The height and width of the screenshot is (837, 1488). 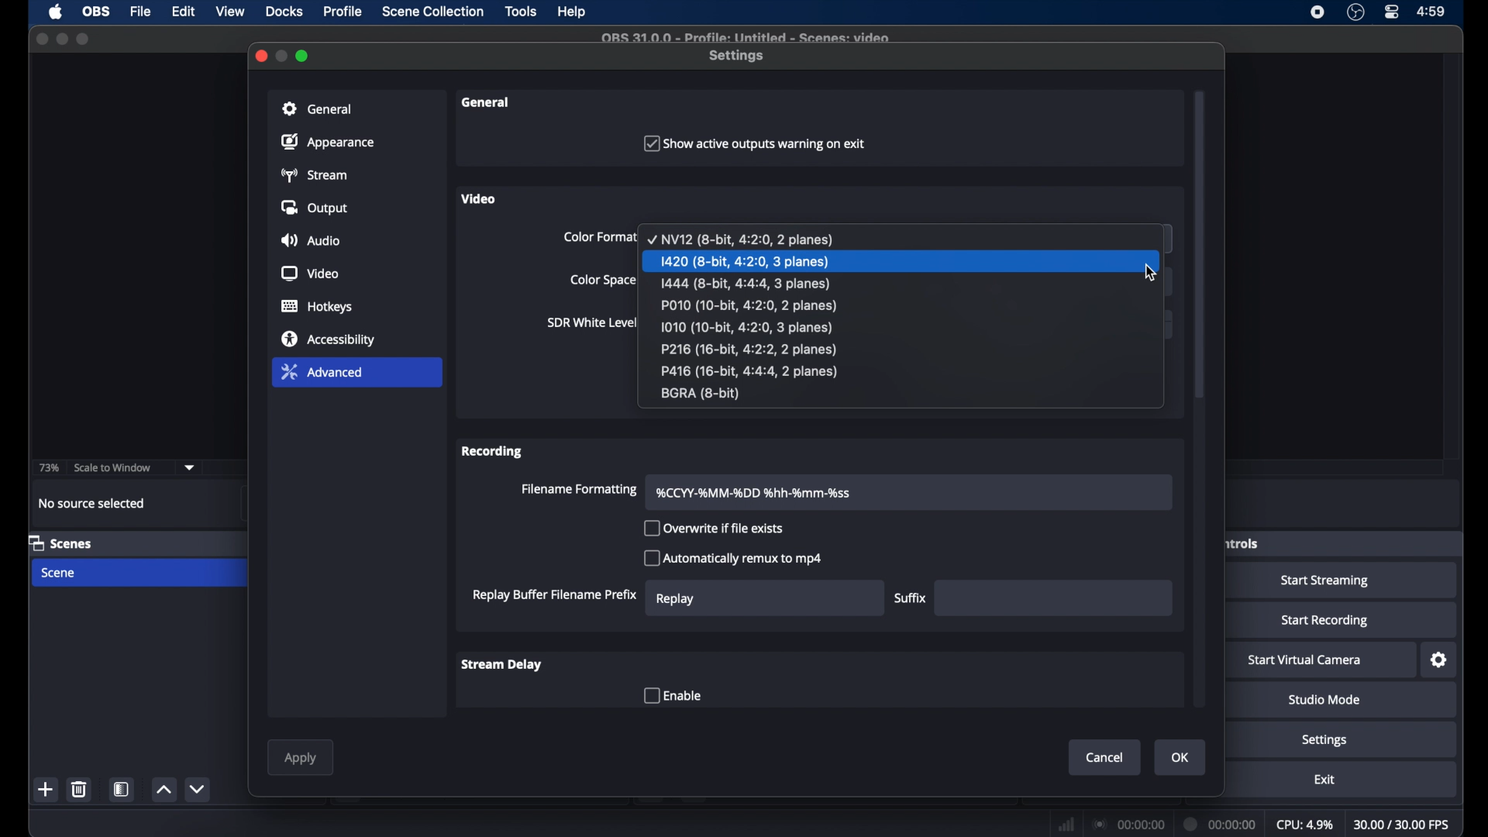 What do you see at coordinates (198, 789) in the screenshot?
I see `decrement` at bounding box center [198, 789].